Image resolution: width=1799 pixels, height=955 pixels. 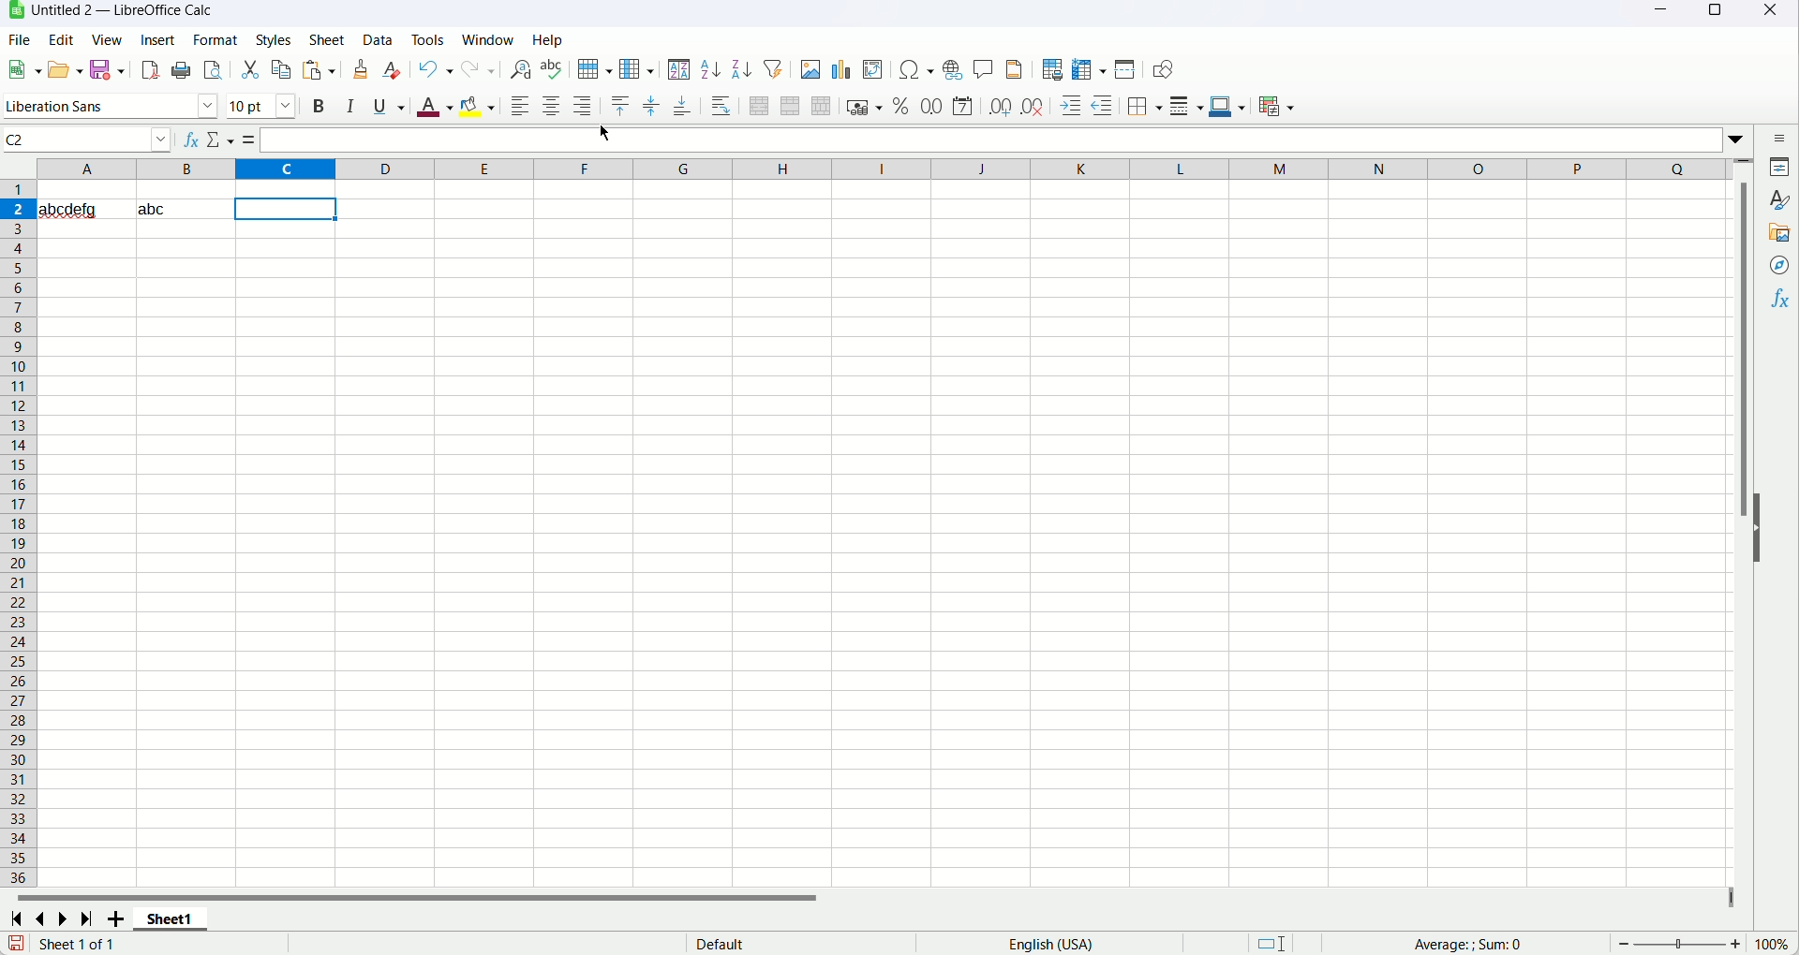 I want to click on window, so click(x=487, y=40).